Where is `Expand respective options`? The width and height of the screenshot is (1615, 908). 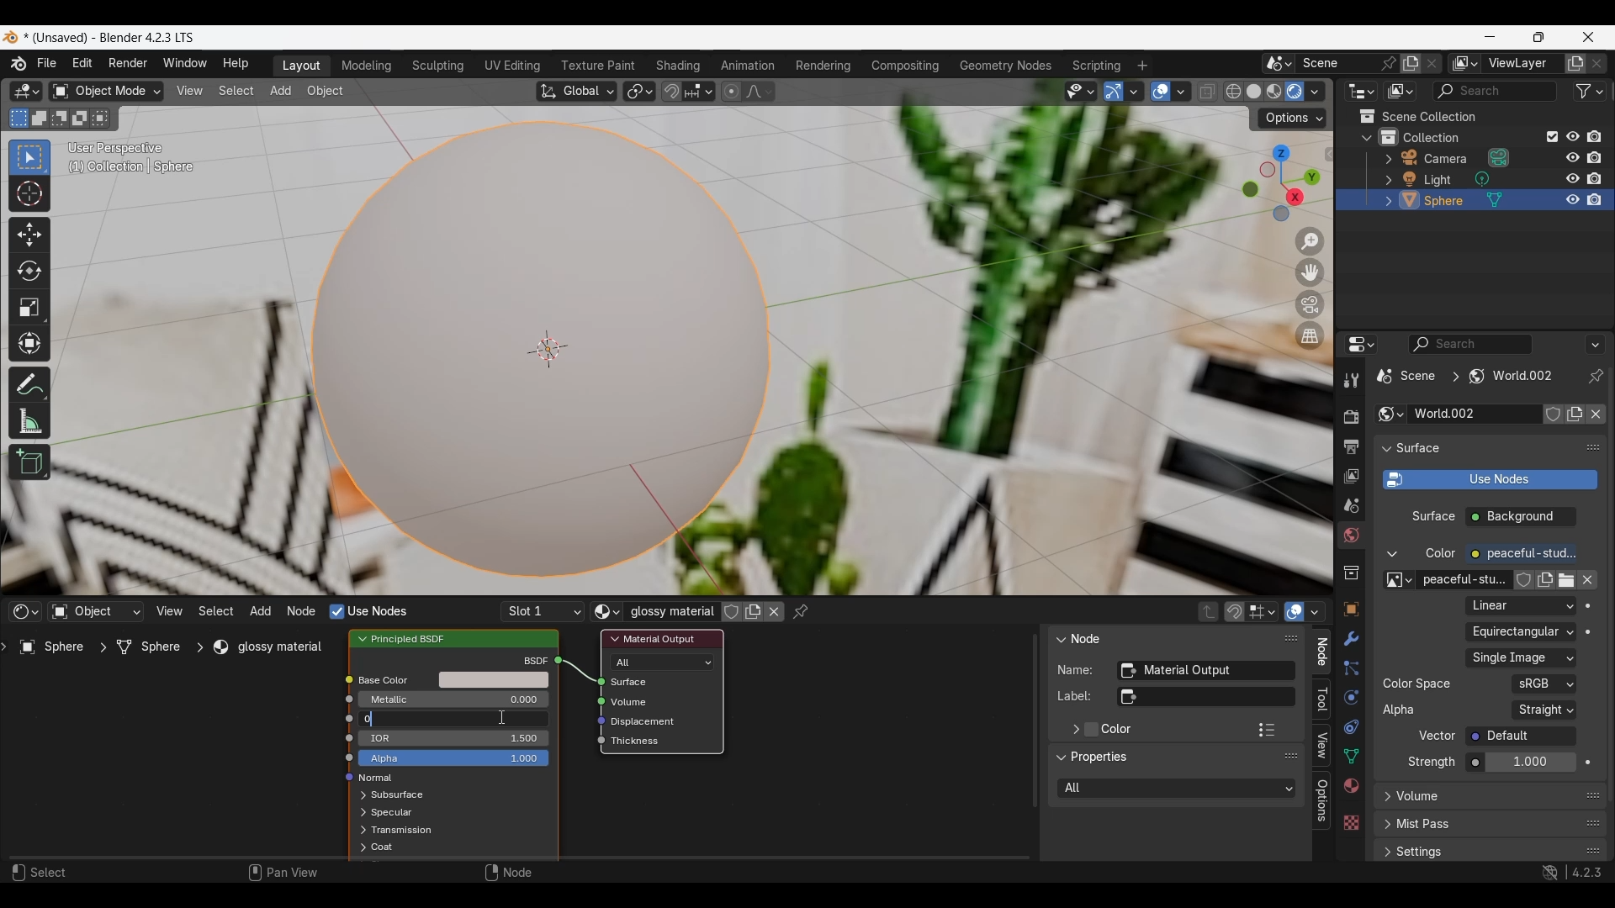
Expand respective options is located at coordinates (1383, 801).